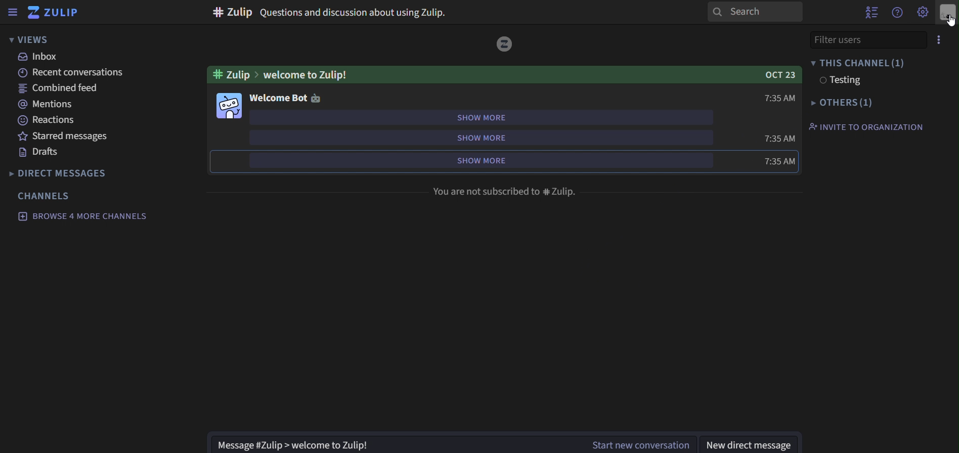 The image size is (959, 453). What do you see at coordinates (838, 103) in the screenshot?
I see `others(1)` at bounding box center [838, 103].